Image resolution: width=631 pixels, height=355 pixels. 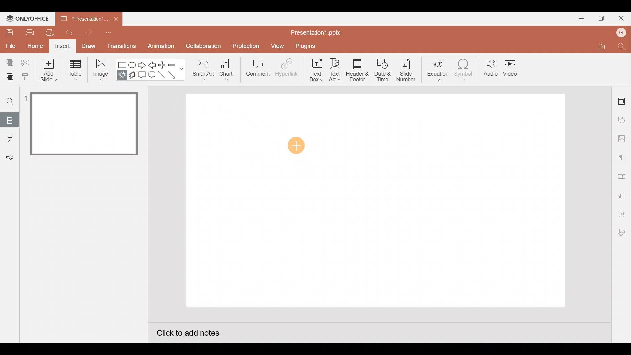 What do you see at coordinates (245, 44) in the screenshot?
I see `Protection` at bounding box center [245, 44].